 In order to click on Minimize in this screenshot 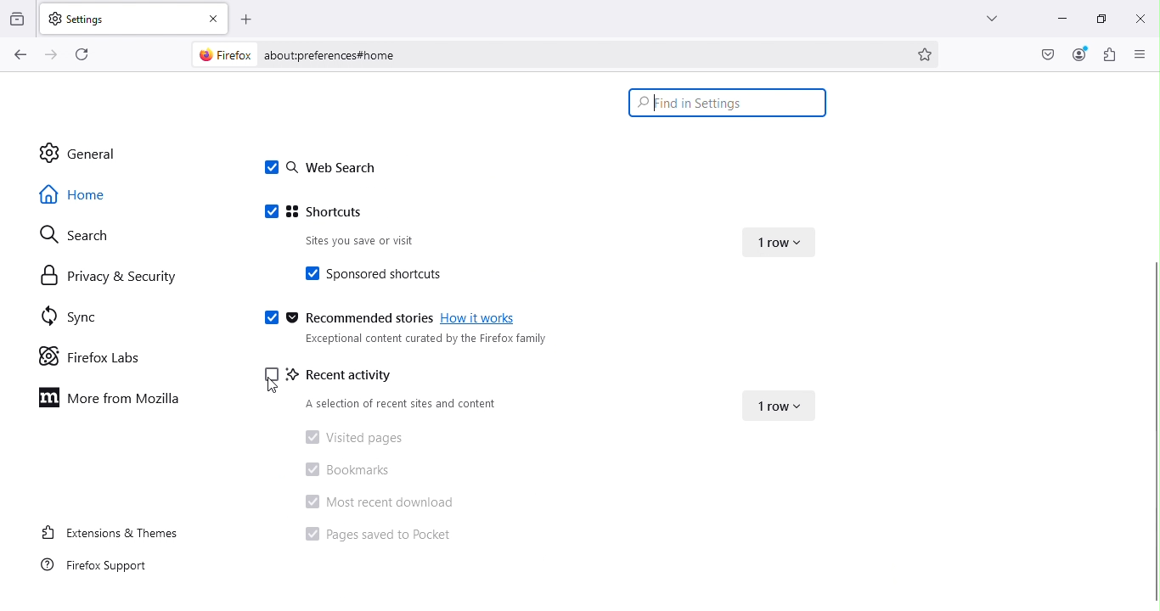, I will do `click(1054, 16)`.